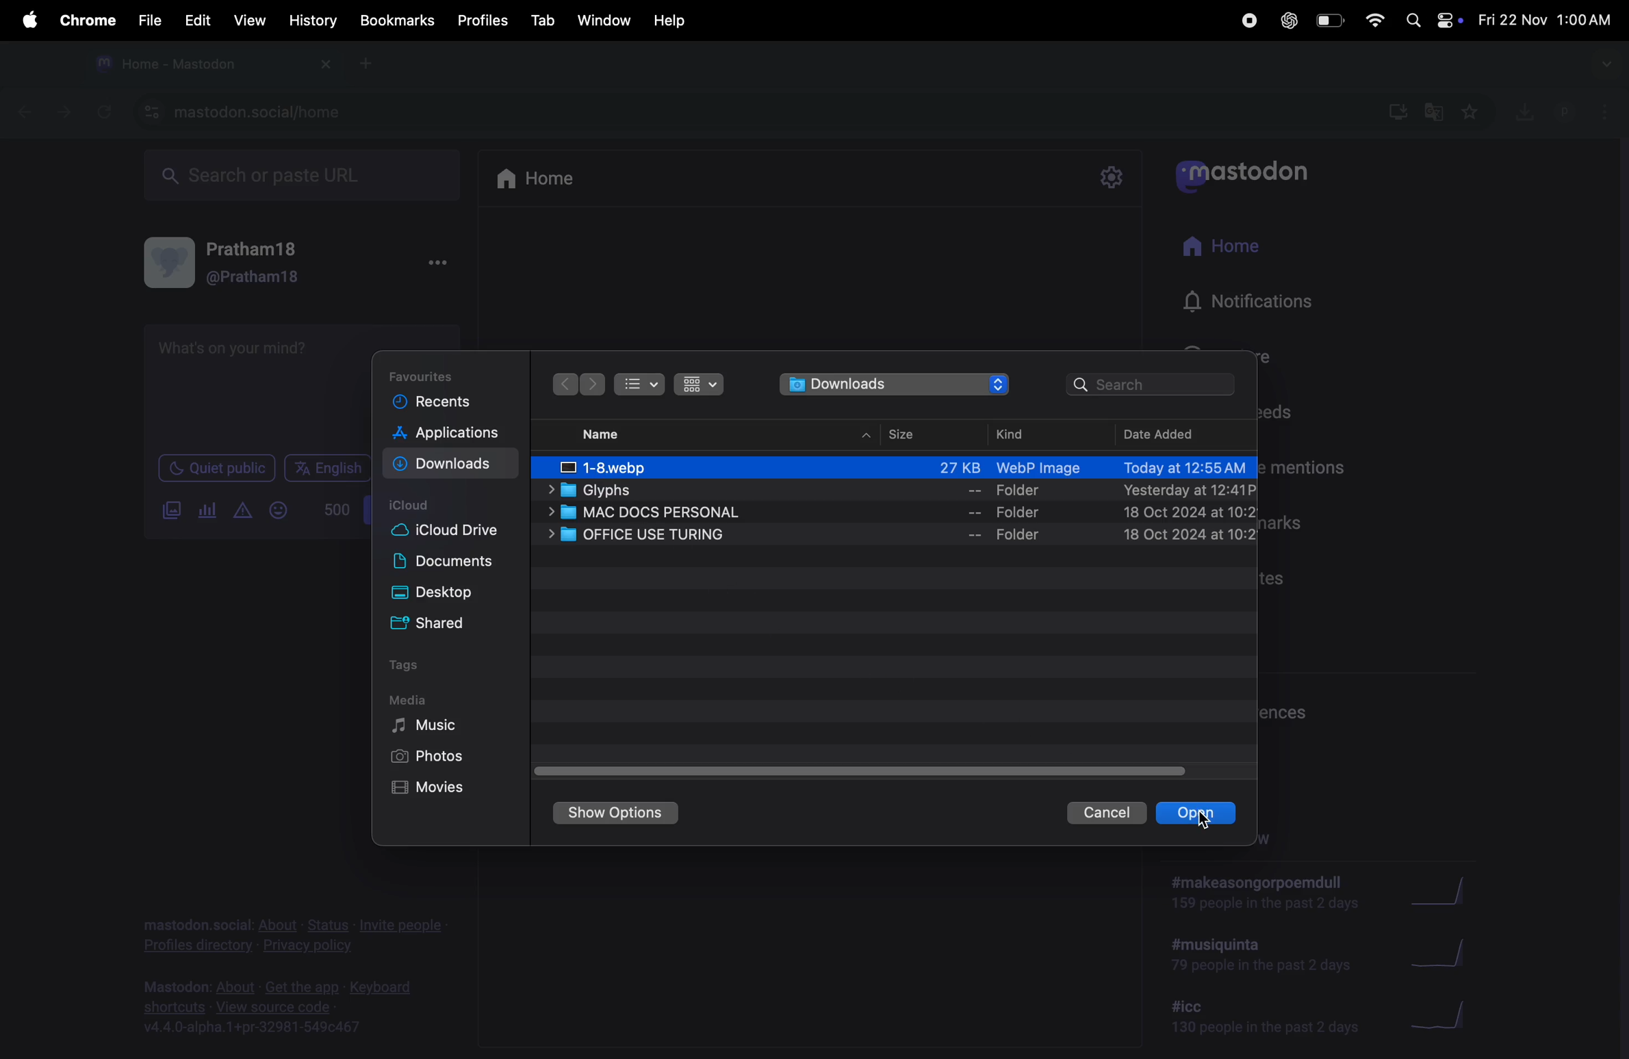  What do you see at coordinates (448, 534) in the screenshot?
I see `cloud drive` at bounding box center [448, 534].